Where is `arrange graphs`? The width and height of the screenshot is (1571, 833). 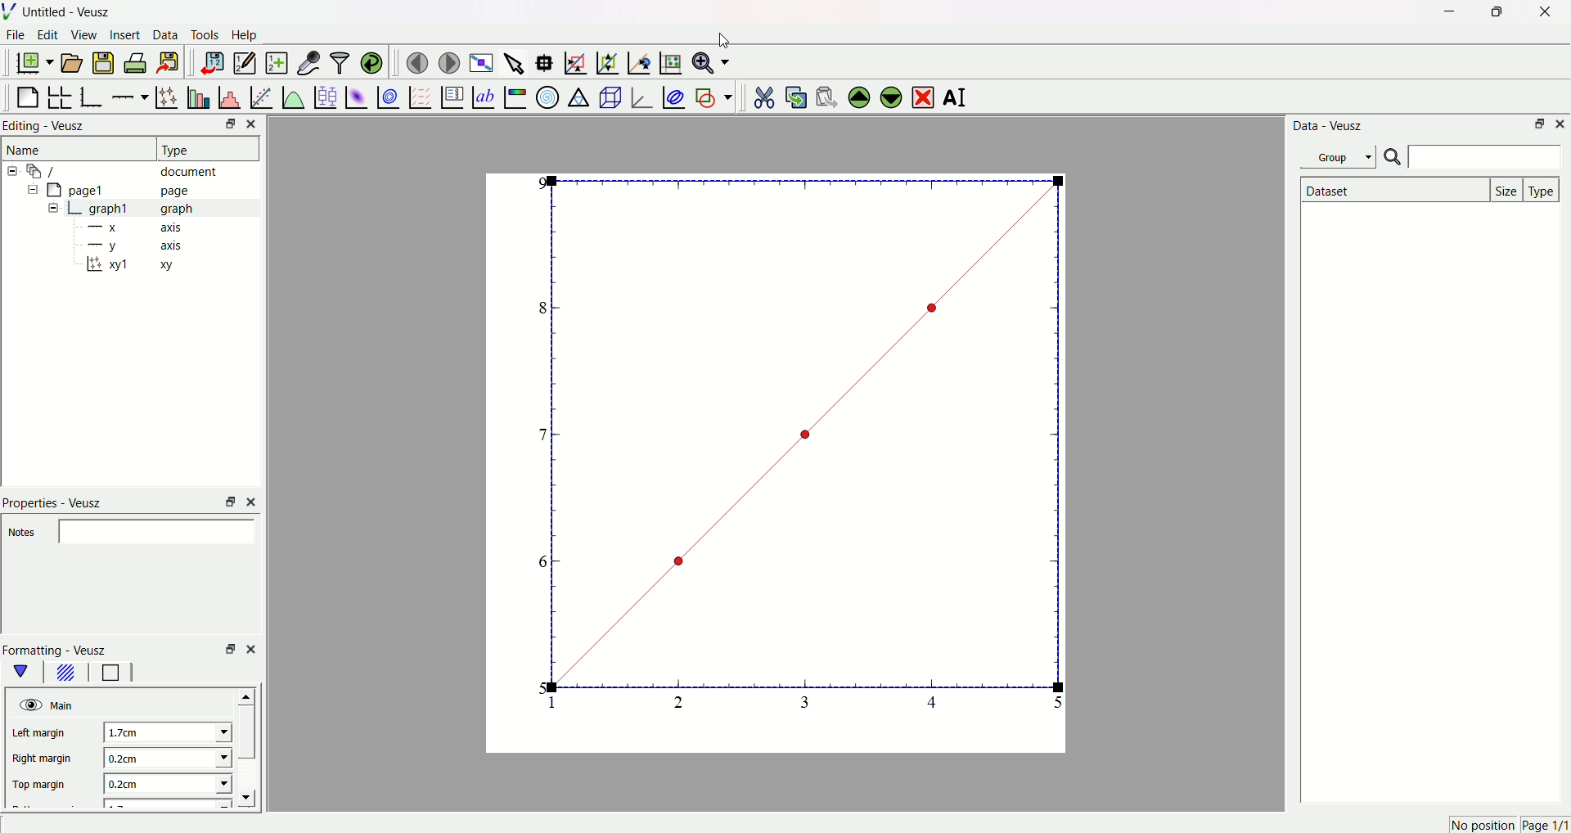
arrange graphs is located at coordinates (62, 95).